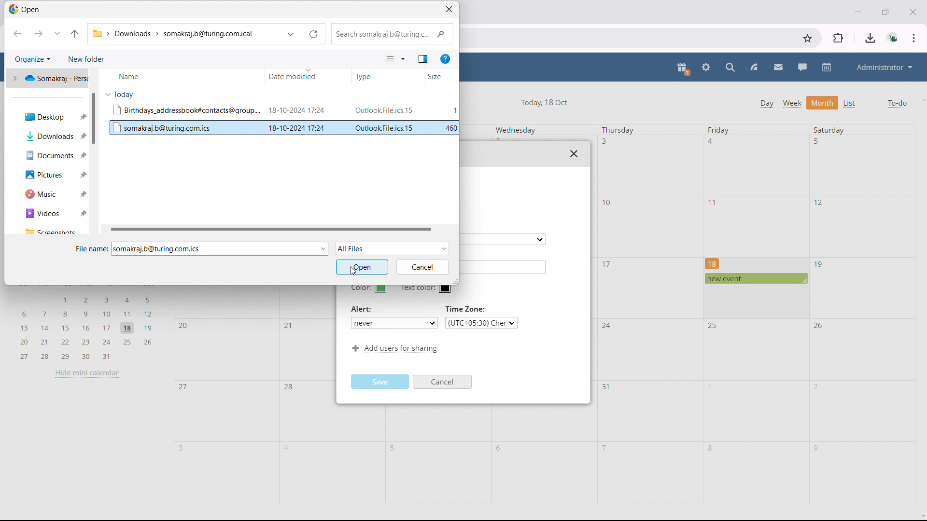  What do you see at coordinates (912, 11) in the screenshot?
I see `close` at bounding box center [912, 11].